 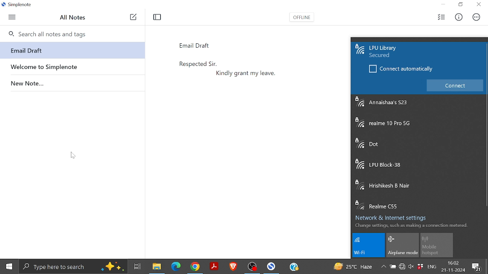 What do you see at coordinates (253, 147) in the screenshot?
I see `Respected Sir kindly grant my leave.` at bounding box center [253, 147].